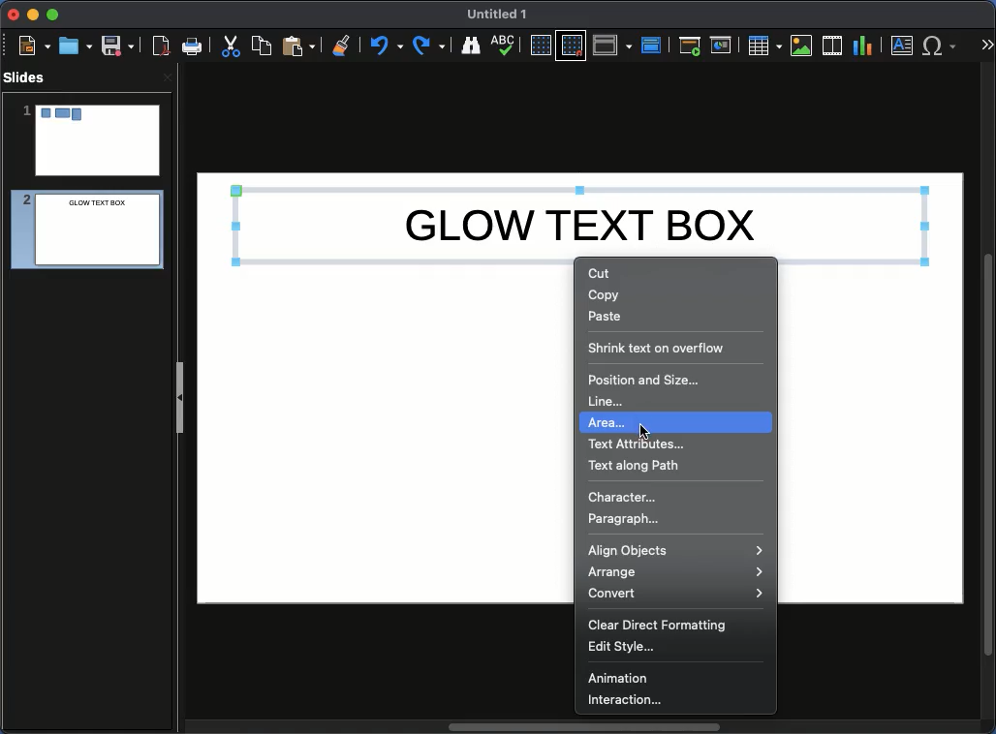 This screenshot has height=734, width=996. I want to click on Copy, so click(262, 45).